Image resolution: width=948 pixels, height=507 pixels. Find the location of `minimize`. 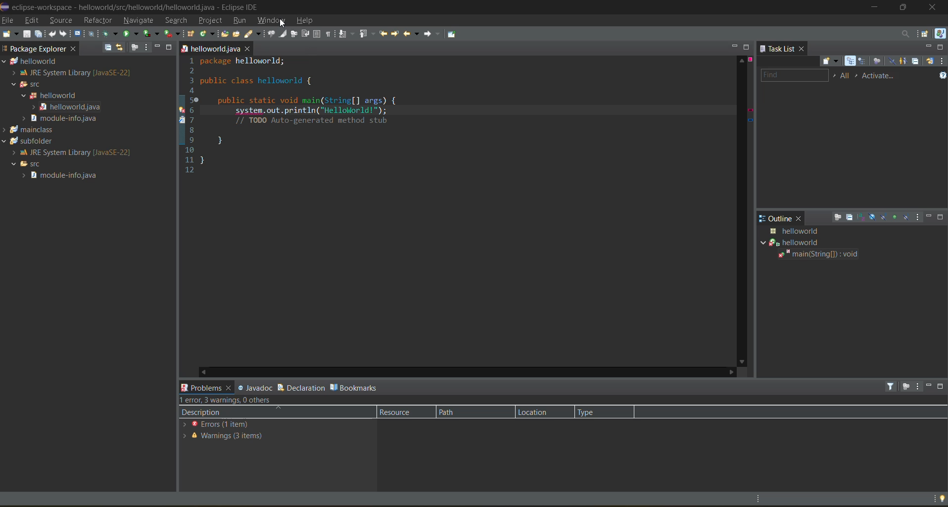

minimize is located at coordinates (157, 47).